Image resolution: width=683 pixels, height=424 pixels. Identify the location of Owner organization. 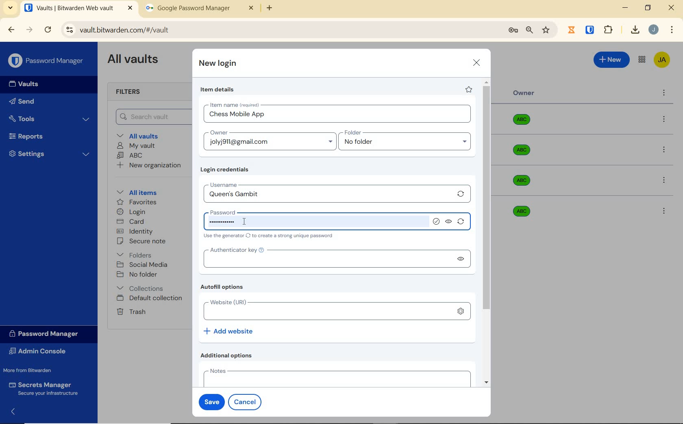
(520, 210).